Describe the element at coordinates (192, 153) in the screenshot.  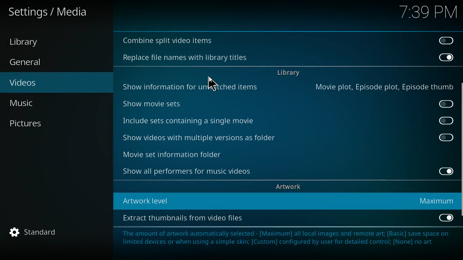
I see `movie set information` at that location.